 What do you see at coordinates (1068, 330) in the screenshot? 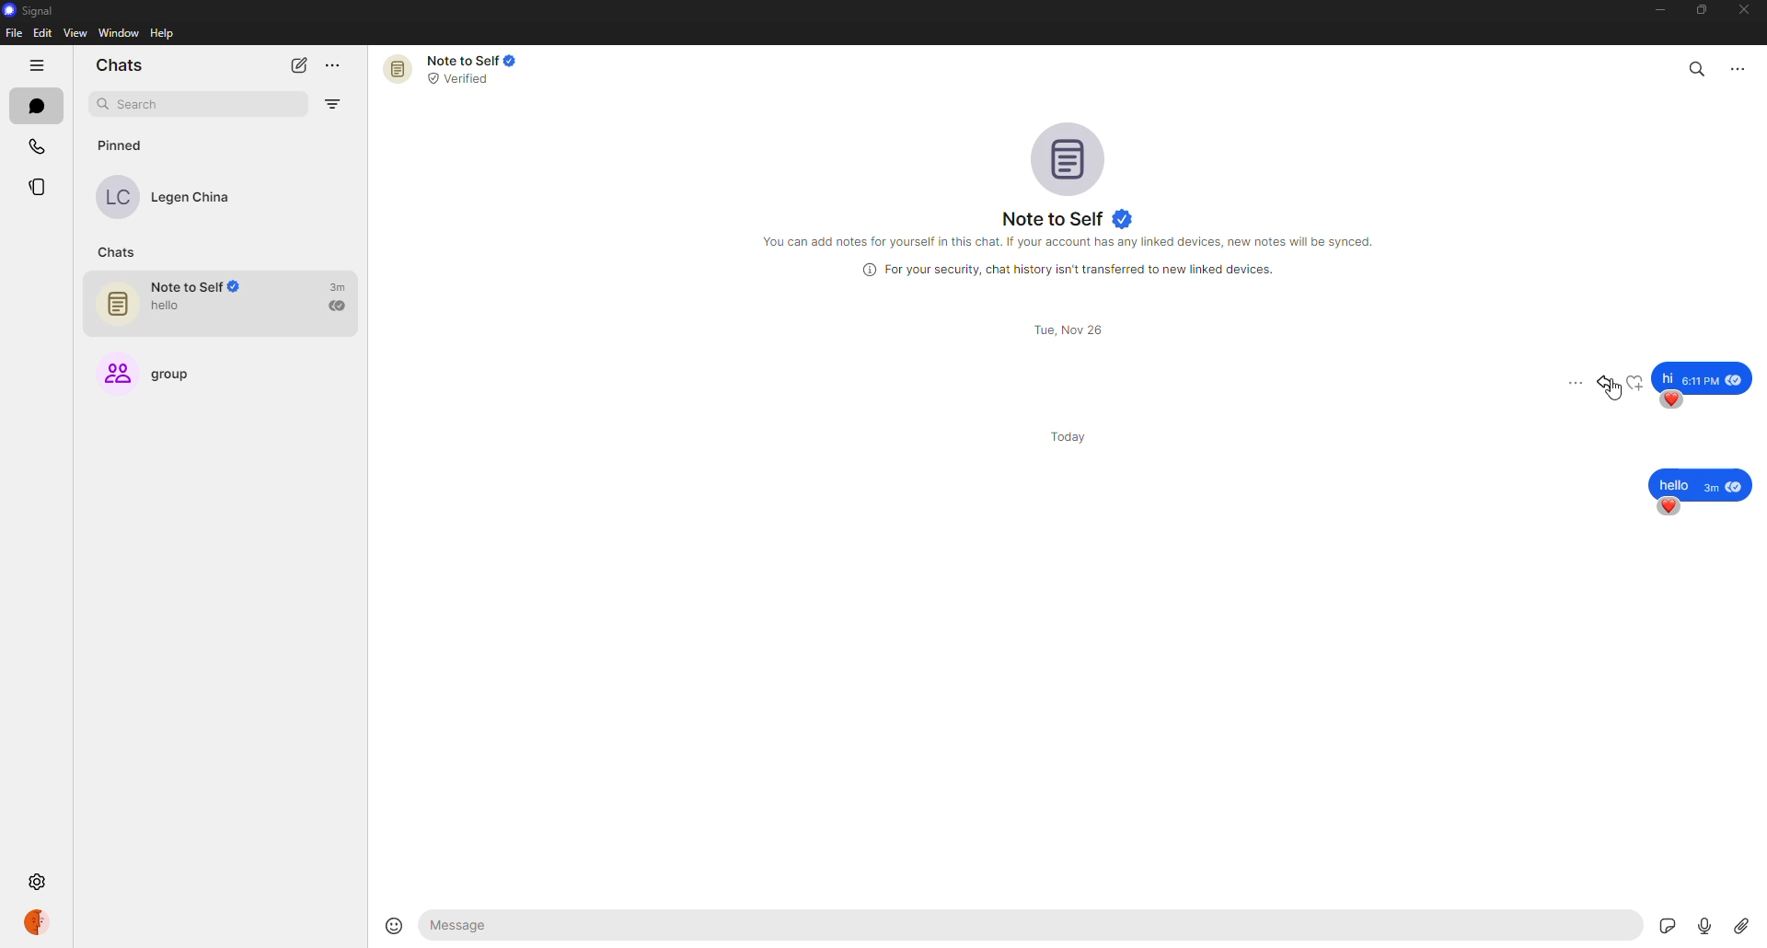
I see `day` at bounding box center [1068, 330].